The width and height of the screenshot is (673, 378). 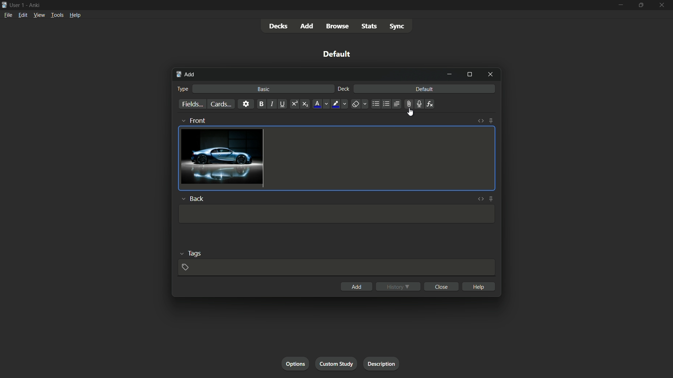 I want to click on deck name, so click(x=338, y=55).